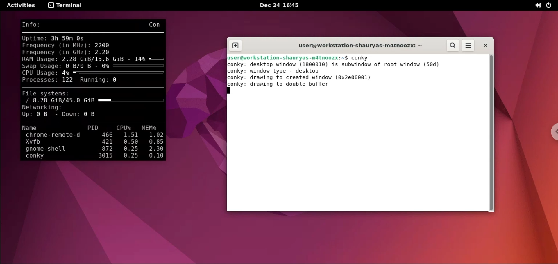 This screenshot has width=558, height=264. What do you see at coordinates (131, 156) in the screenshot?
I see `0.25` at bounding box center [131, 156].